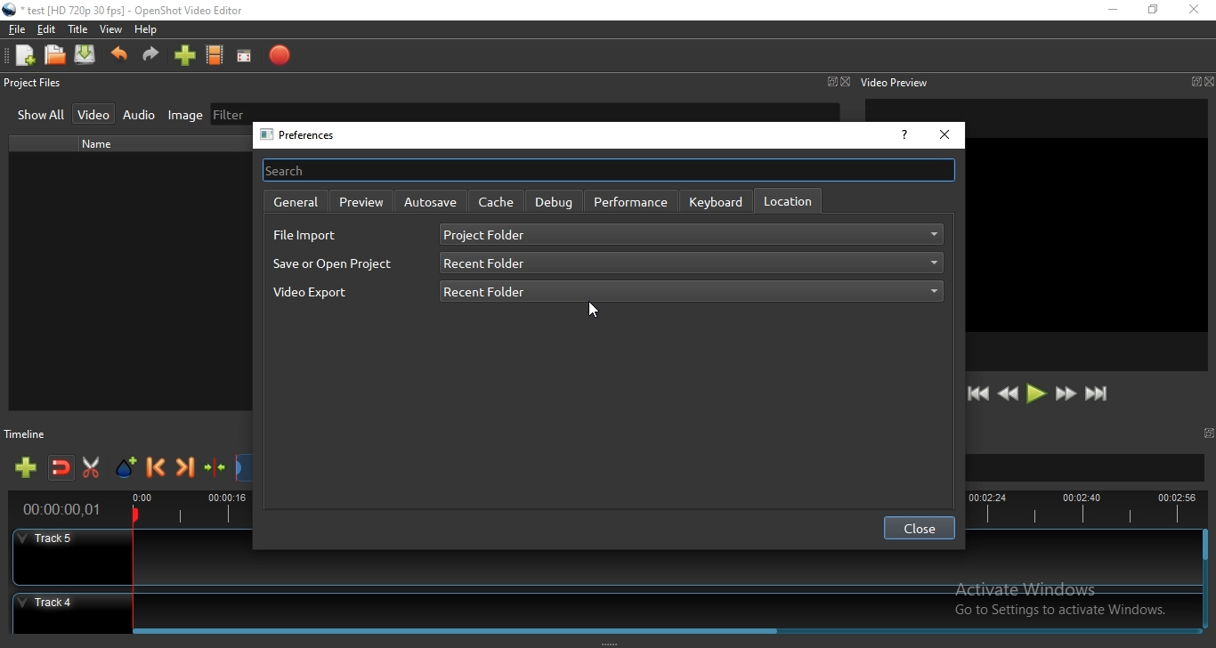 Image resolution: width=1216 pixels, height=648 pixels. What do you see at coordinates (103, 144) in the screenshot?
I see `name` at bounding box center [103, 144].